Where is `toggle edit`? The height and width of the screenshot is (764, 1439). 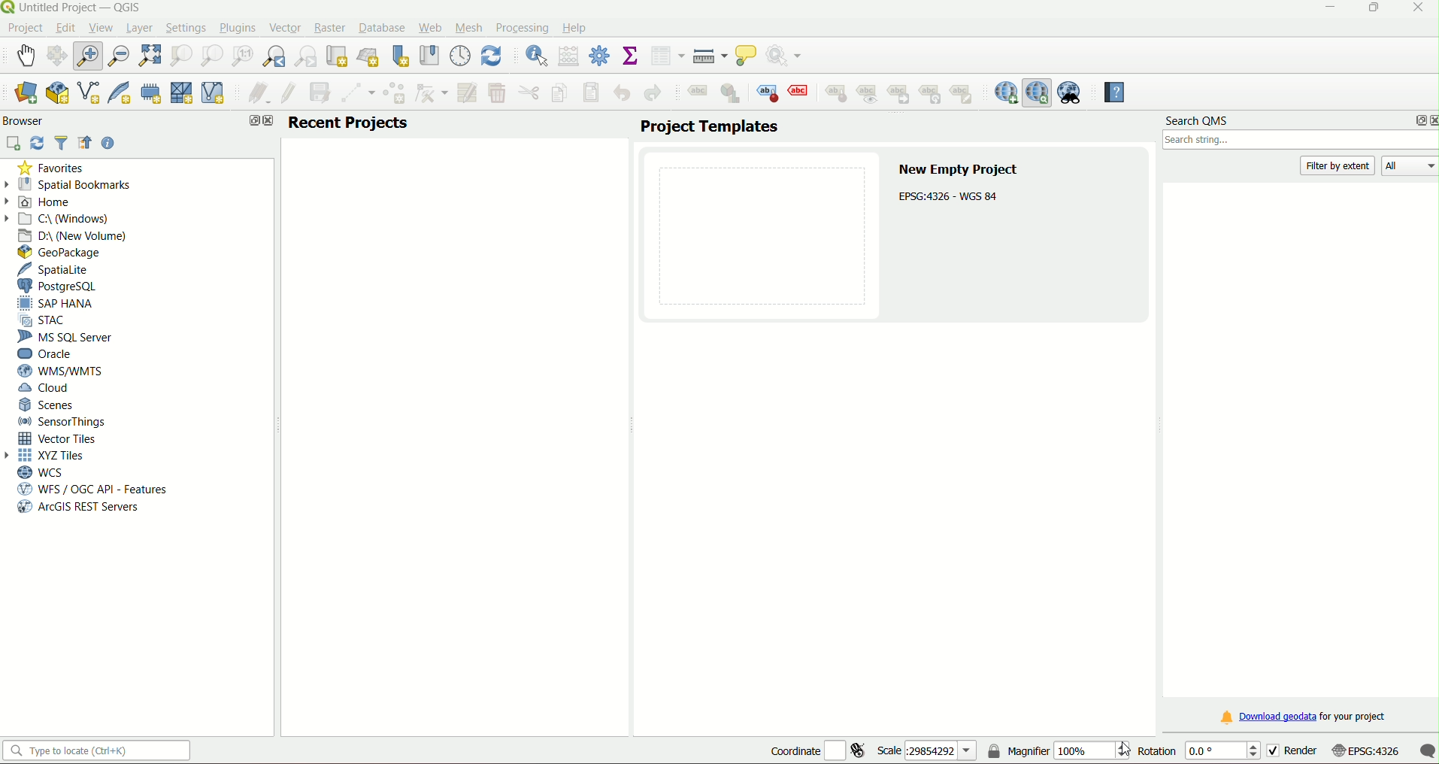
toggle edit is located at coordinates (287, 93).